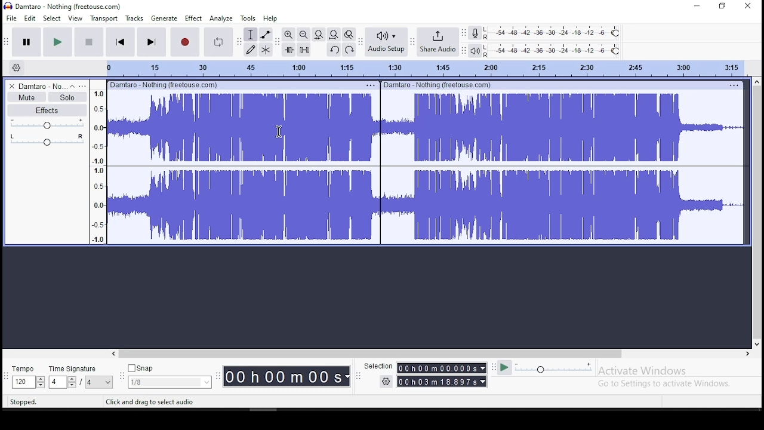 The image size is (764, 430). Describe the element at coordinates (249, 50) in the screenshot. I see `draw tool` at that location.